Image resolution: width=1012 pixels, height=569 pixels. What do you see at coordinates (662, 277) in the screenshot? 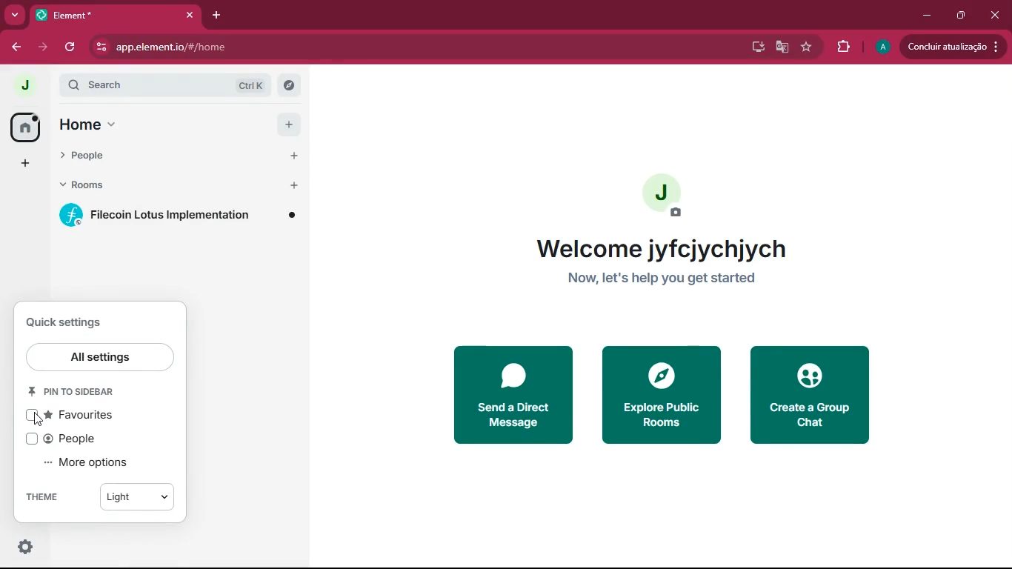
I see `Now, let's help you get started` at bounding box center [662, 277].